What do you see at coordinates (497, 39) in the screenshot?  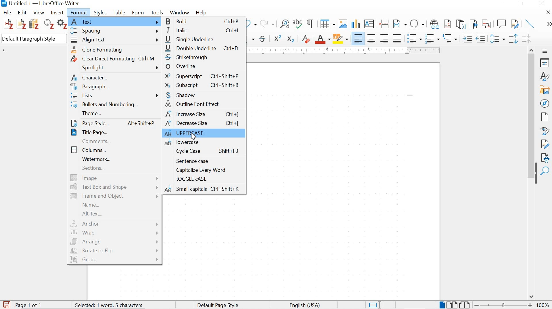 I see `set line spacing` at bounding box center [497, 39].